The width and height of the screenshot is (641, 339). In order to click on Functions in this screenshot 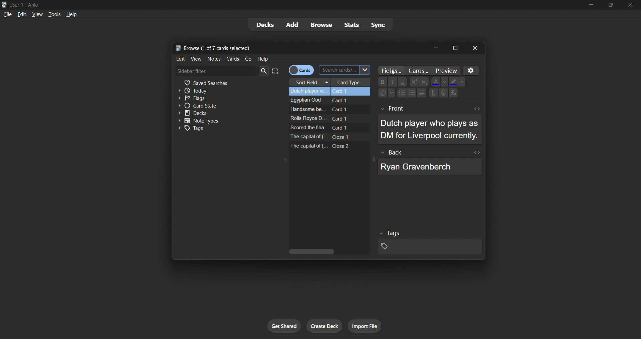, I will do `click(454, 93)`.